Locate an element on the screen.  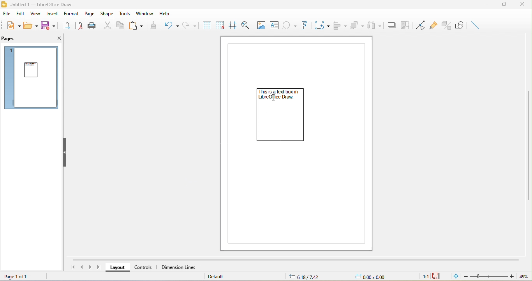
redo is located at coordinates (190, 26).